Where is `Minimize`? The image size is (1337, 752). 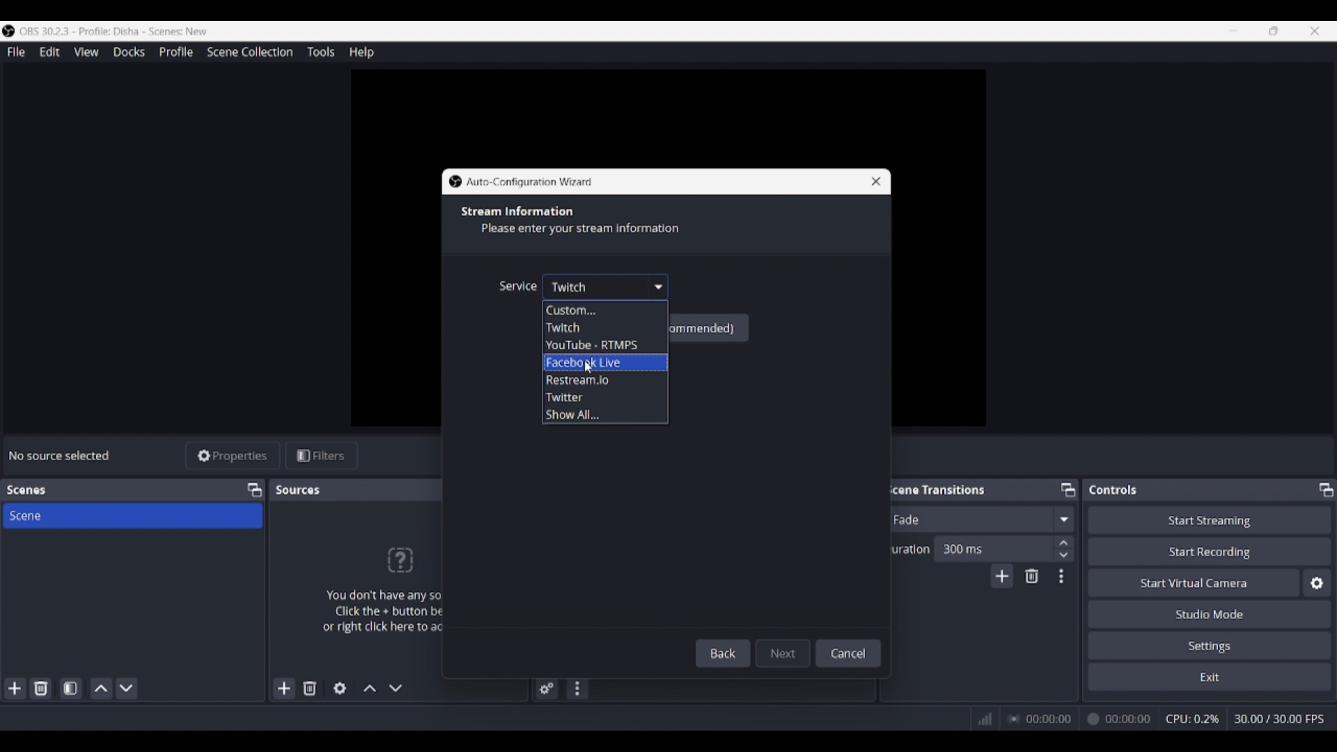 Minimize is located at coordinates (1233, 31).